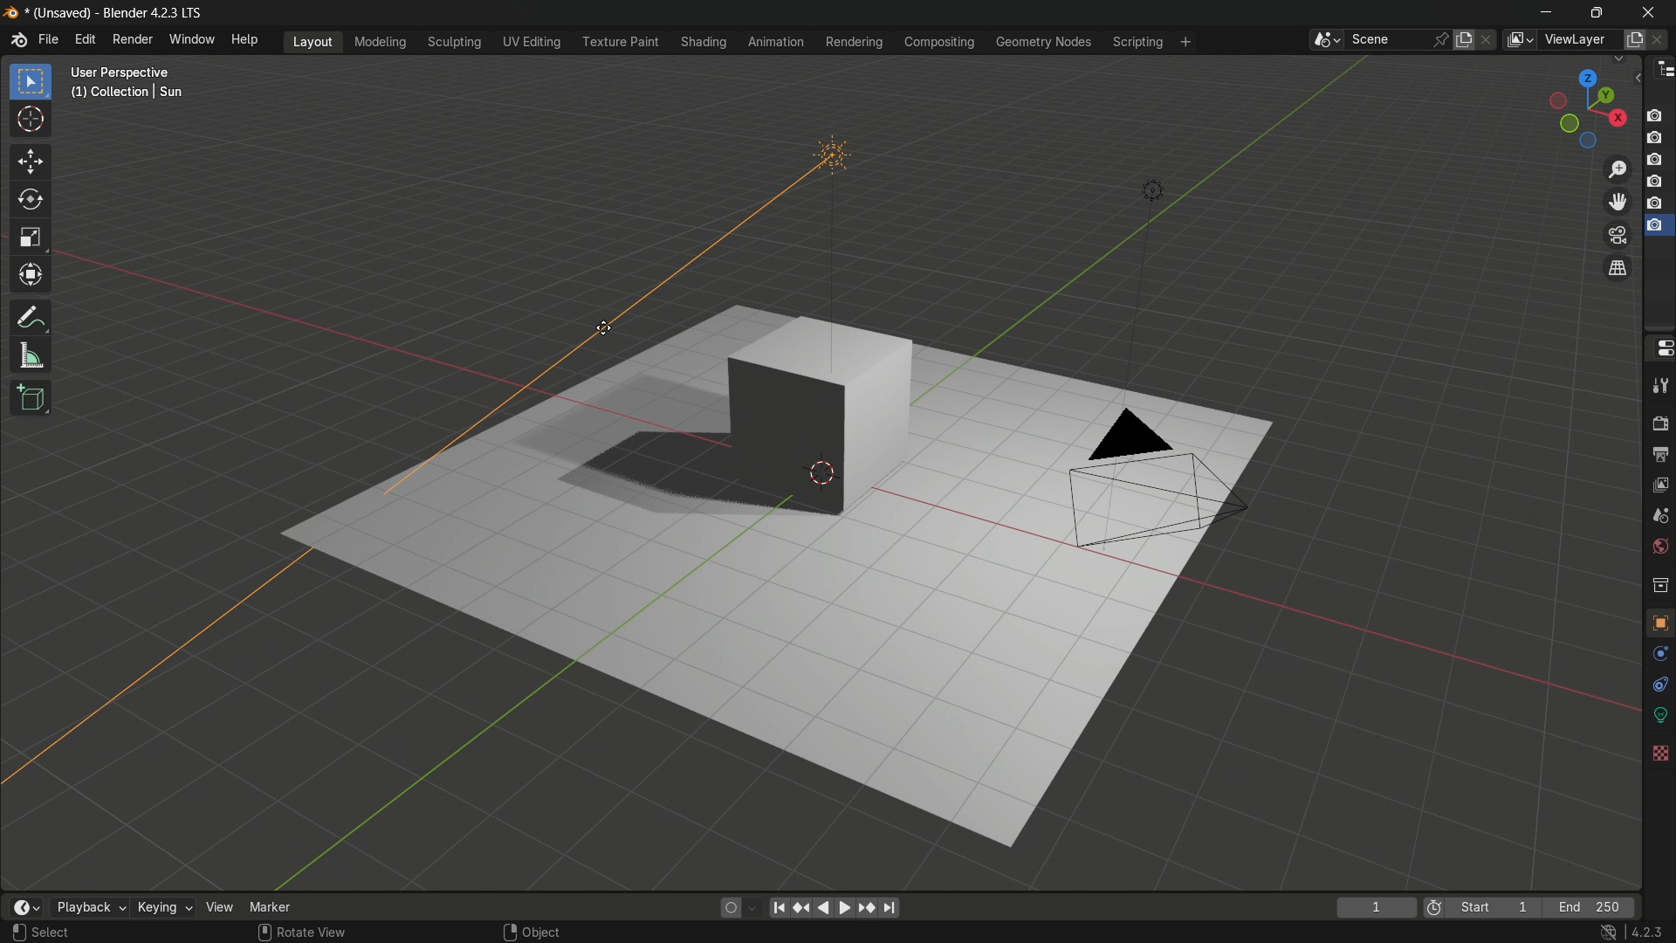 The height and width of the screenshot is (943, 1676). Describe the element at coordinates (866, 909) in the screenshot. I see `jump to keyframe` at that location.